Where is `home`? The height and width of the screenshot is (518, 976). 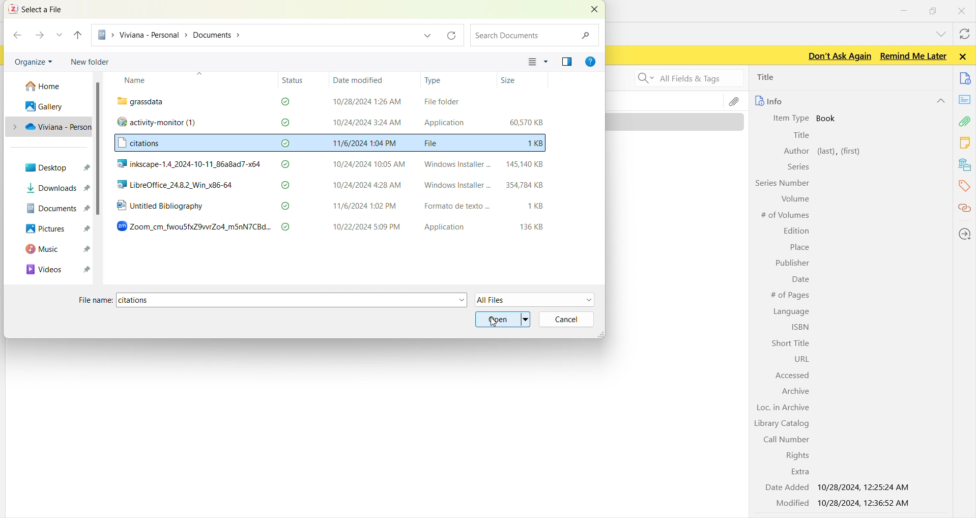 home is located at coordinates (47, 88).